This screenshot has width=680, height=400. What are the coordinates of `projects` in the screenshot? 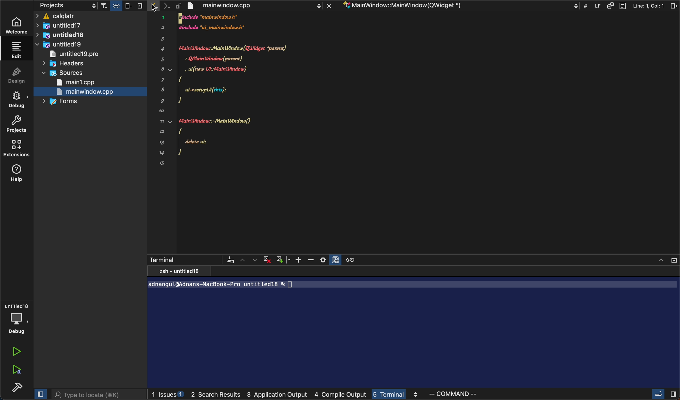 It's located at (65, 6).